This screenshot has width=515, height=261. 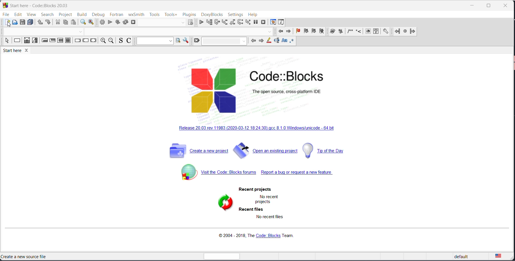 I want to click on open project, so click(x=266, y=150).